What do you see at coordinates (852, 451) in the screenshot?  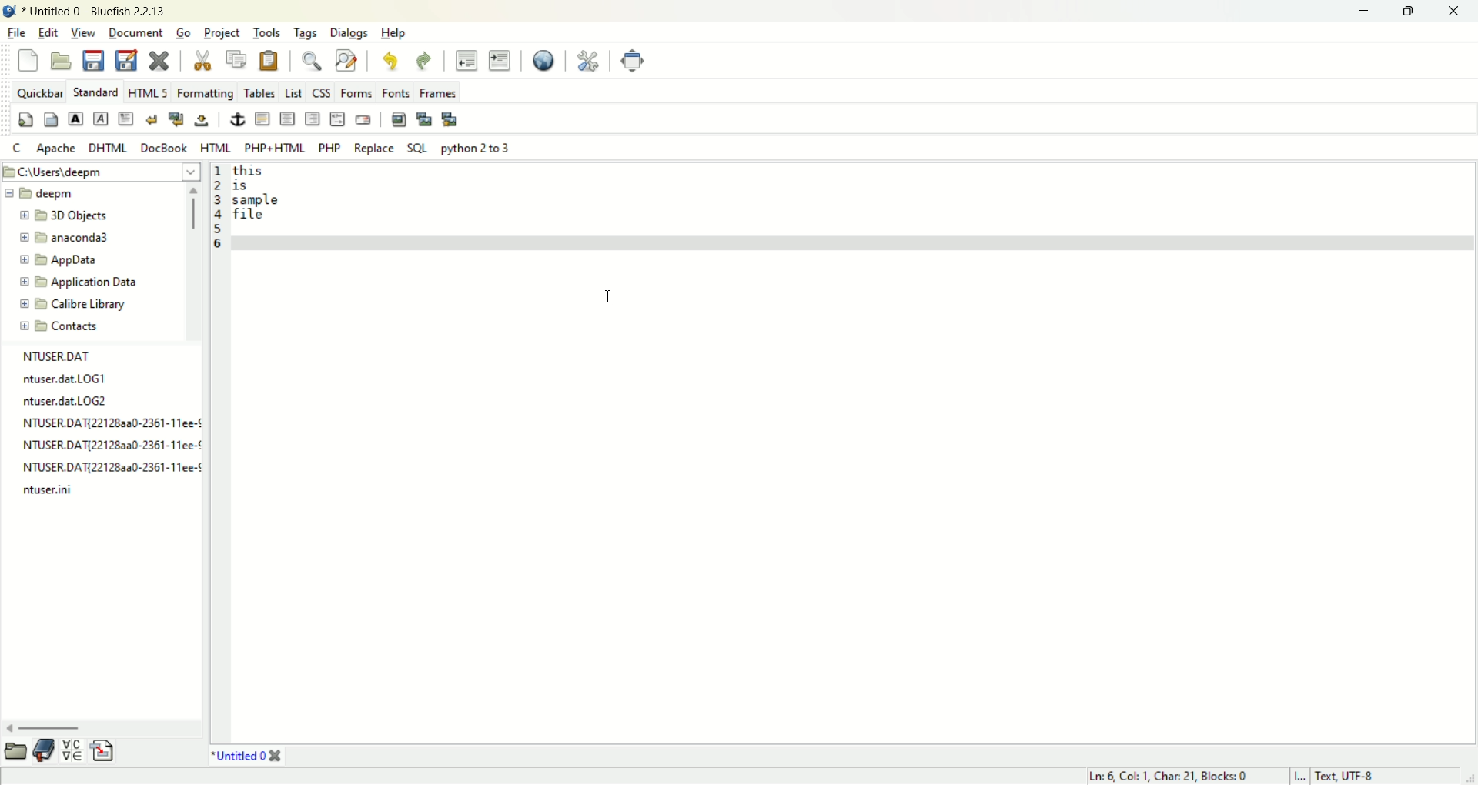 I see `workspace` at bounding box center [852, 451].